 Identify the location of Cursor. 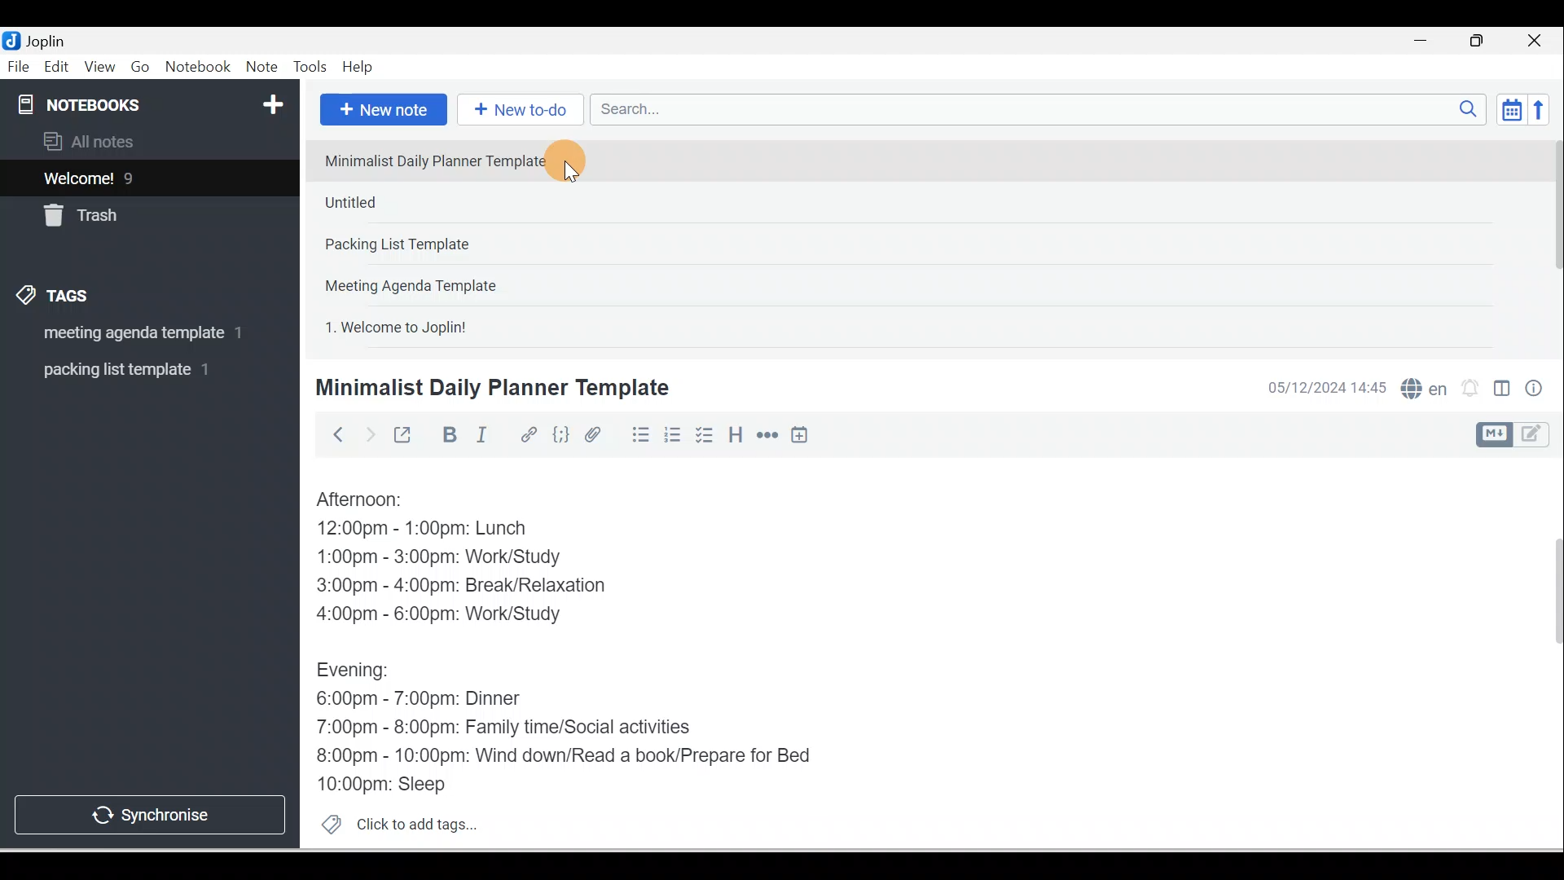
(569, 161).